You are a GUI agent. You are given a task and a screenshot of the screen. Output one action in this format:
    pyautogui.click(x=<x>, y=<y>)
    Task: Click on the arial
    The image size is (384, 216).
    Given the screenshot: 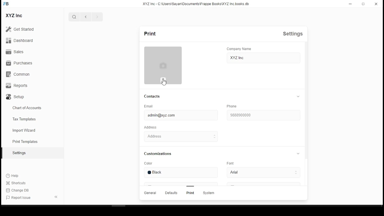 What is the action you would take?
    pyautogui.click(x=239, y=172)
    